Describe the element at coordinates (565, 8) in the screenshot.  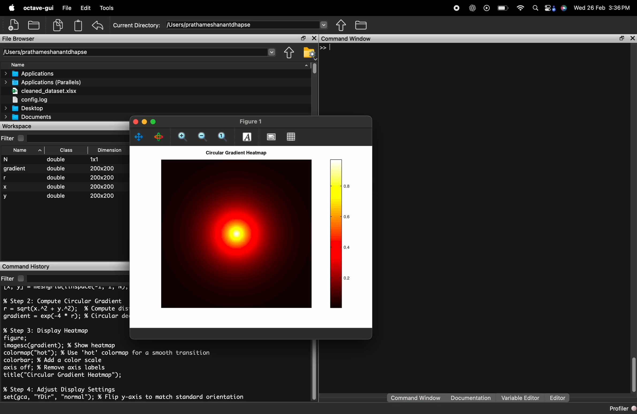
I see `Siri` at that location.